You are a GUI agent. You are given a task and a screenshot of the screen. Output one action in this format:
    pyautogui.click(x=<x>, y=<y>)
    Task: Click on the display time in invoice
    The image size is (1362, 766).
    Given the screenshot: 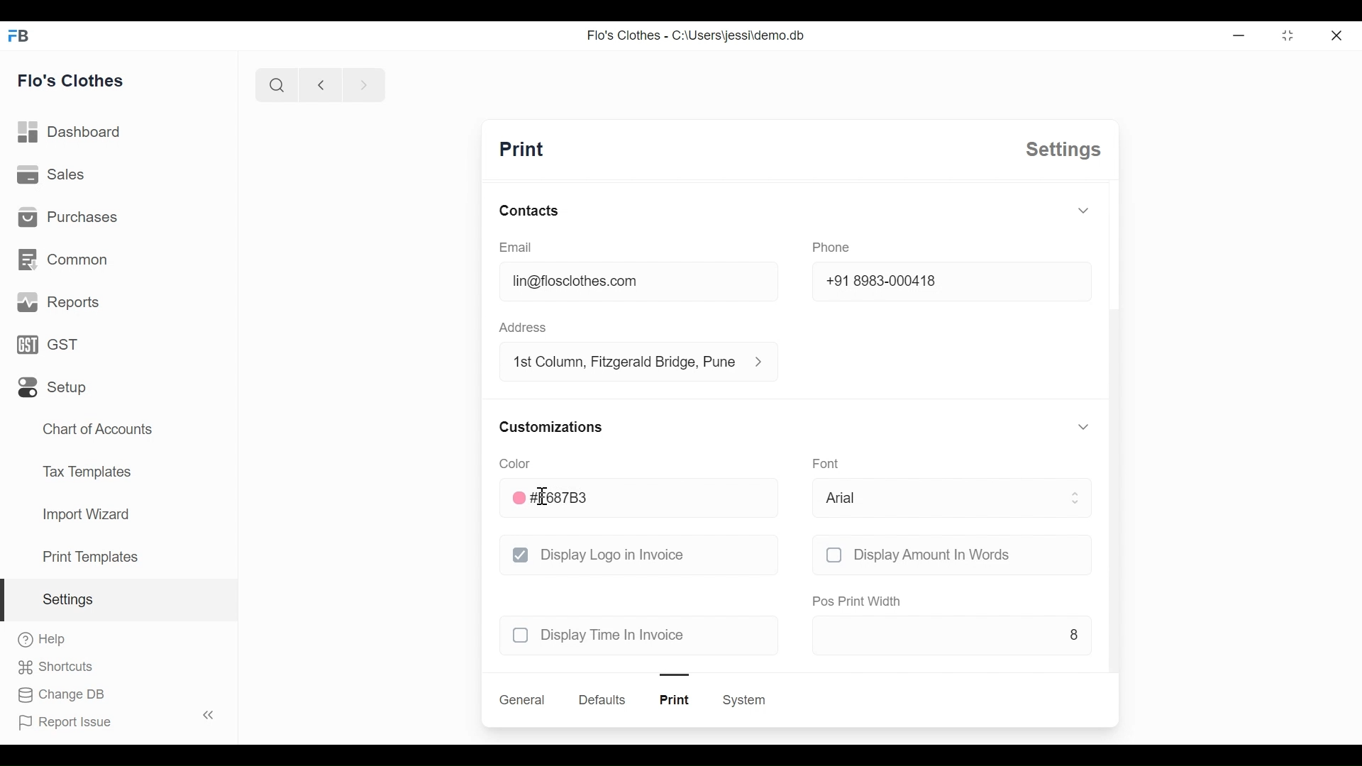 What is the action you would take?
    pyautogui.click(x=617, y=635)
    